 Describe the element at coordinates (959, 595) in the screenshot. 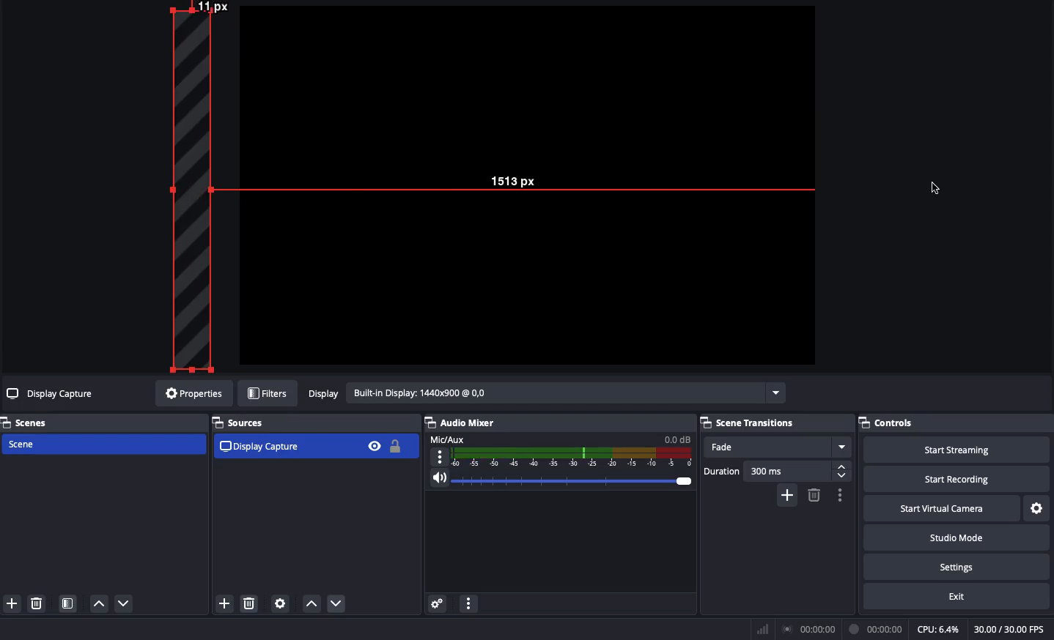

I see `Exit` at that location.